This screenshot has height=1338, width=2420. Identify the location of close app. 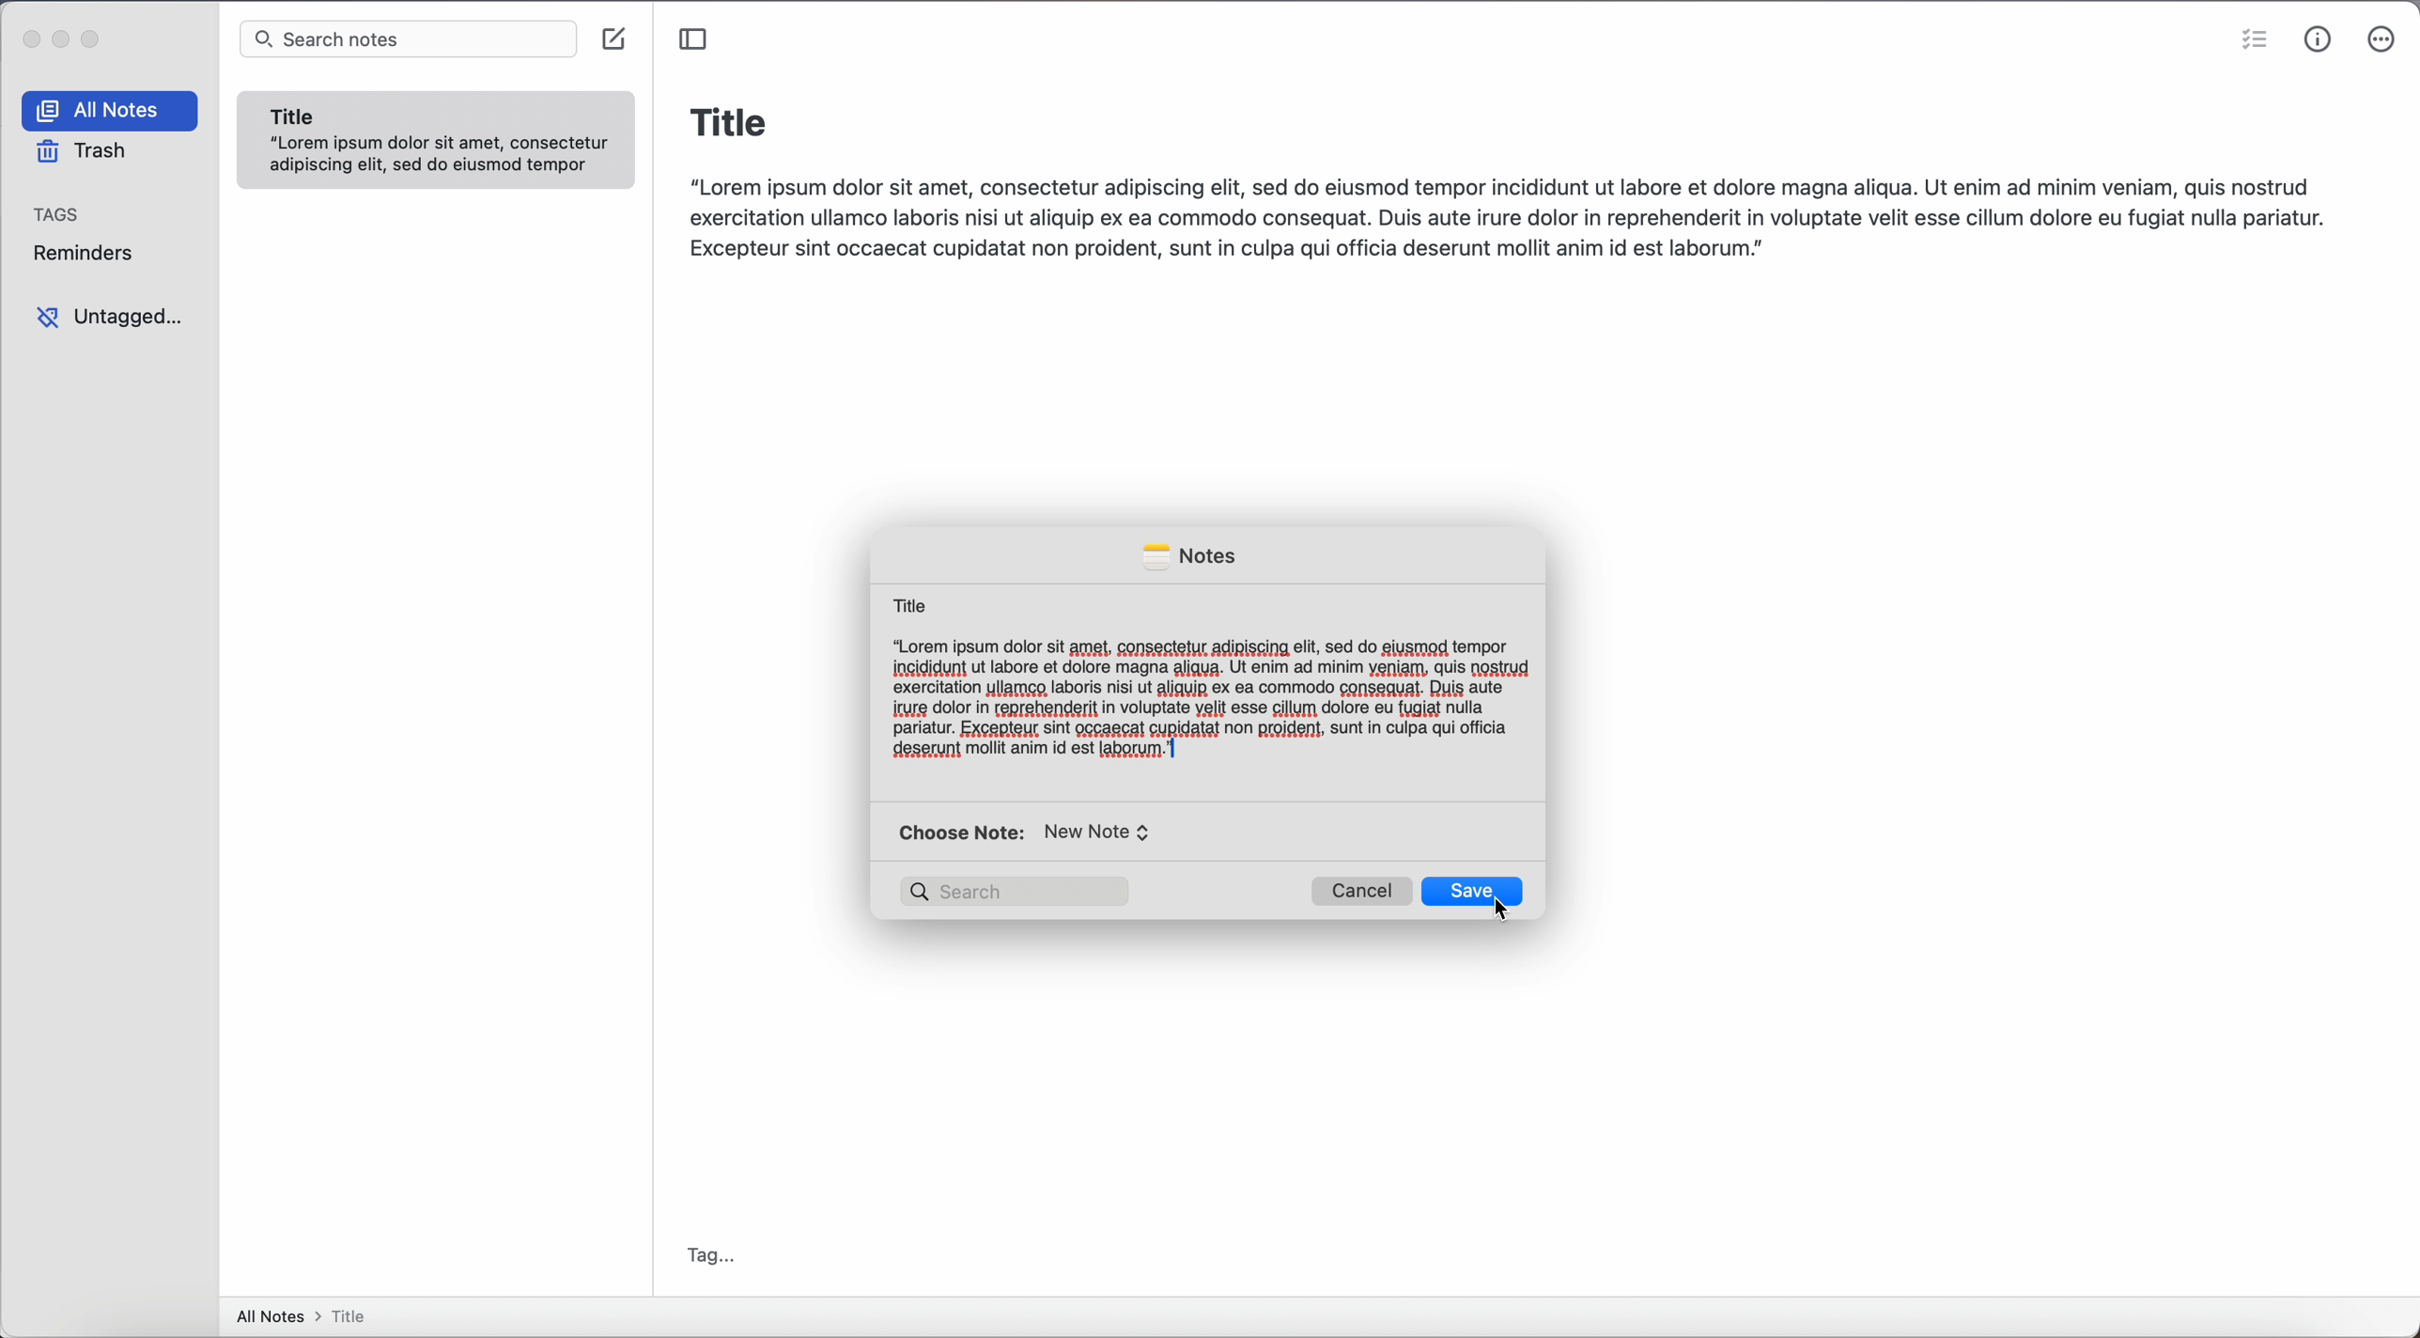
(28, 37).